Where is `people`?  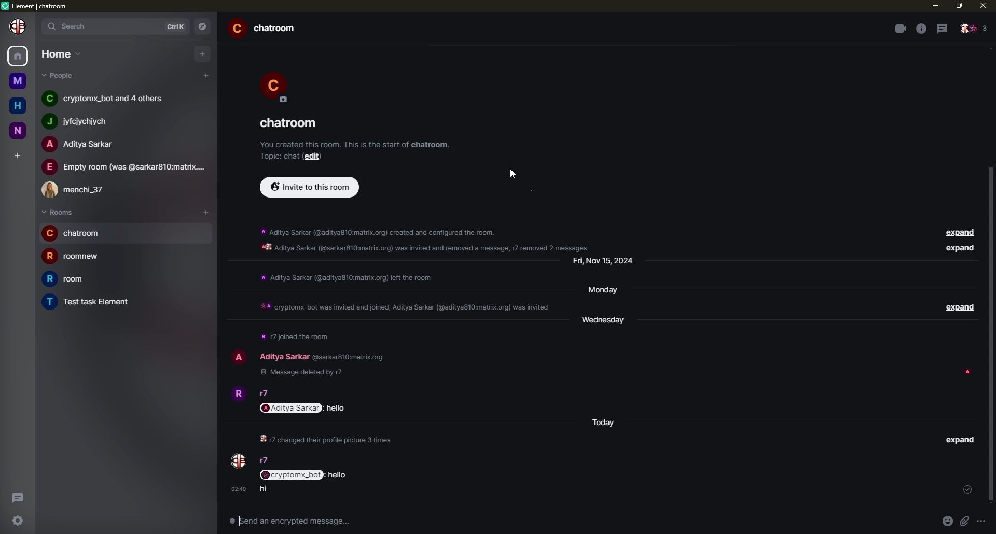 people is located at coordinates (284, 357).